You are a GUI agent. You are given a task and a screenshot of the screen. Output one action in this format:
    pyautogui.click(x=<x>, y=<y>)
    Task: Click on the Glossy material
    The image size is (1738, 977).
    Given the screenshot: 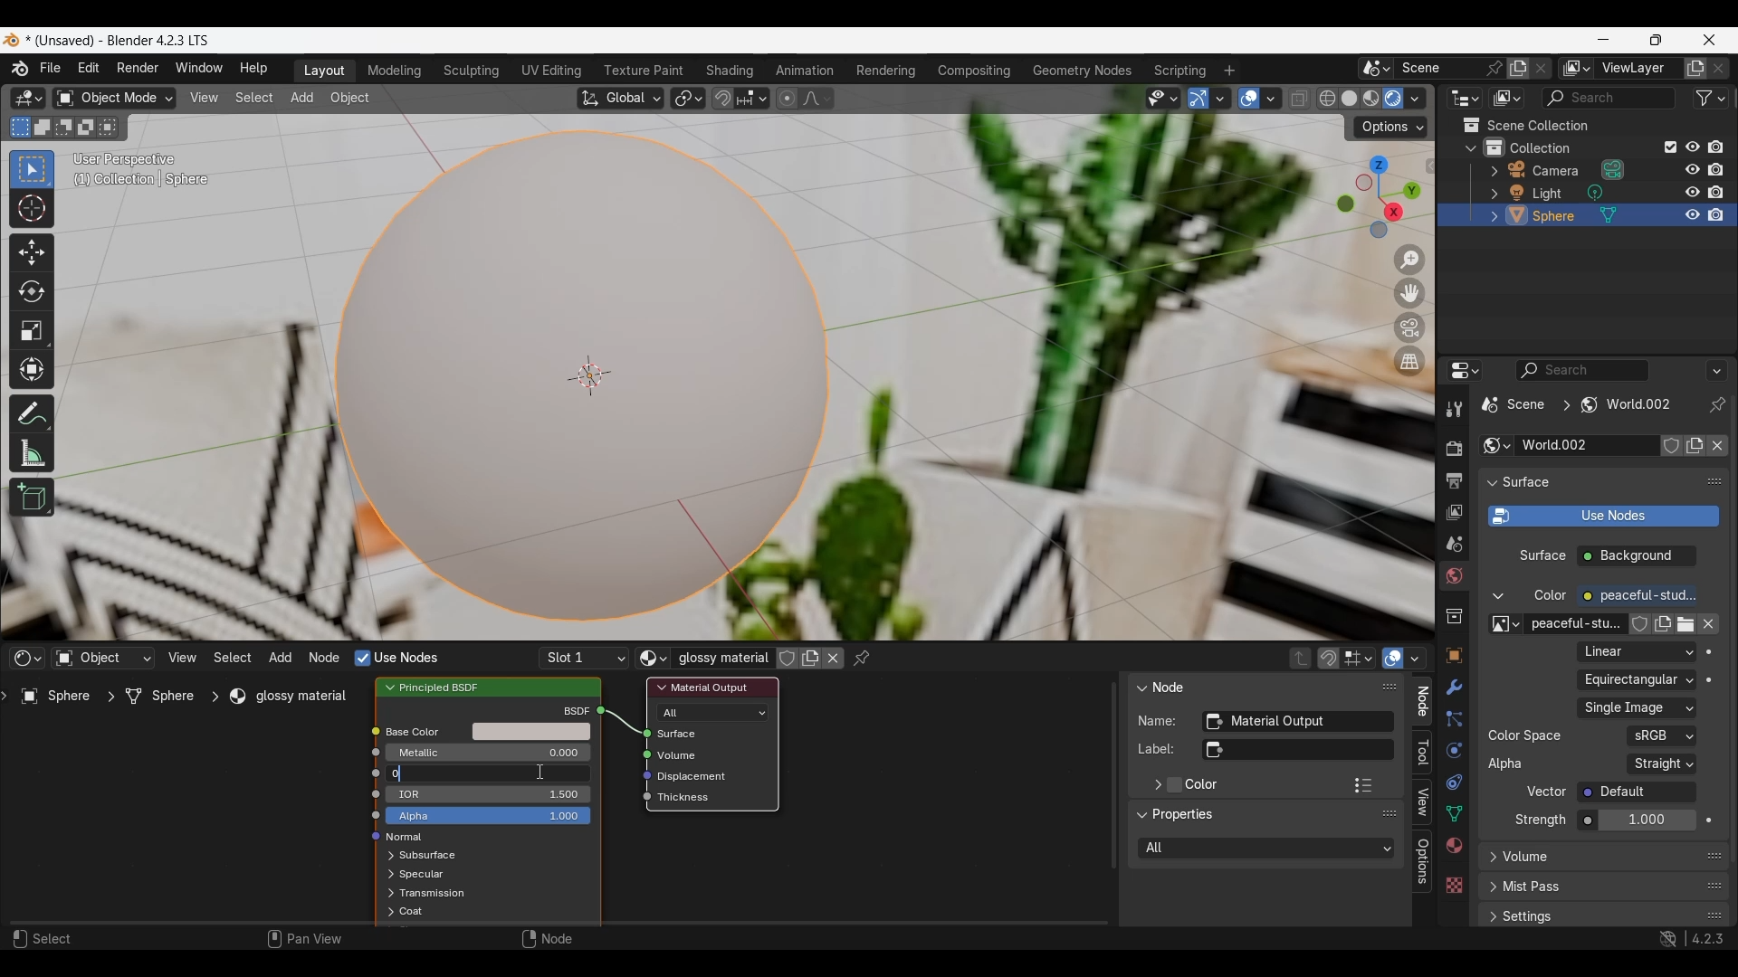 What is the action you would take?
    pyautogui.click(x=722, y=658)
    